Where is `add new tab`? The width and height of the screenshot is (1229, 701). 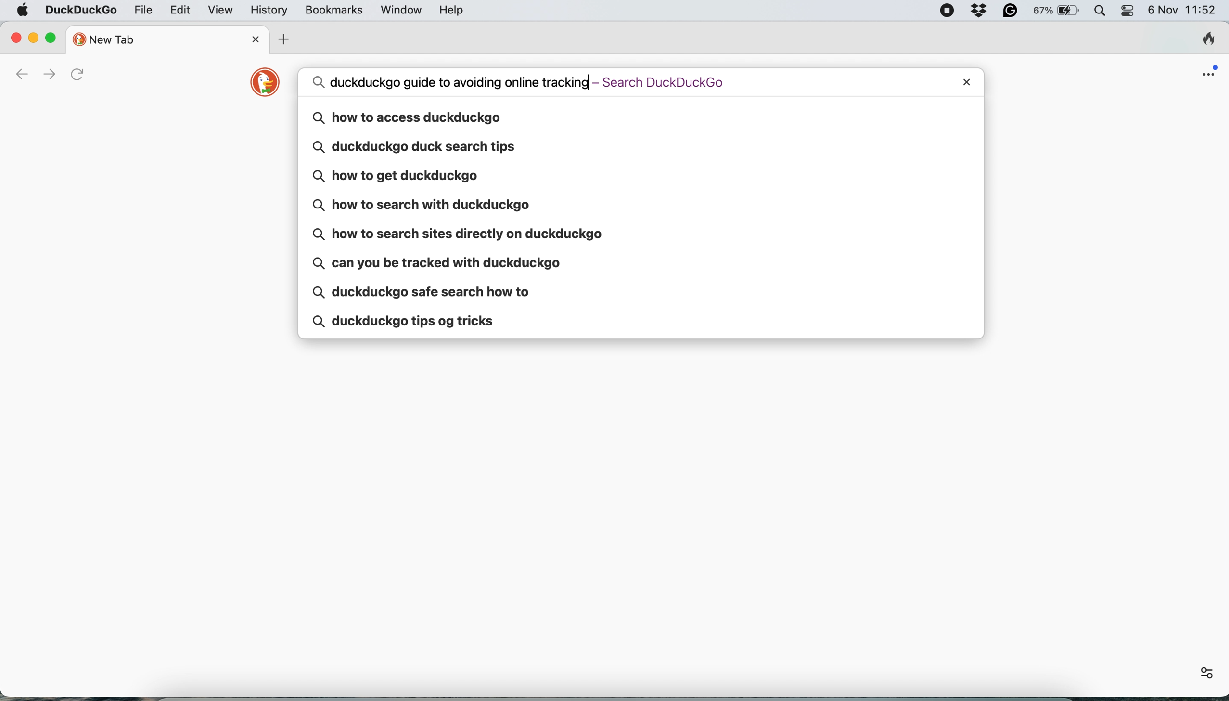 add new tab is located at coordinates (285, 39).